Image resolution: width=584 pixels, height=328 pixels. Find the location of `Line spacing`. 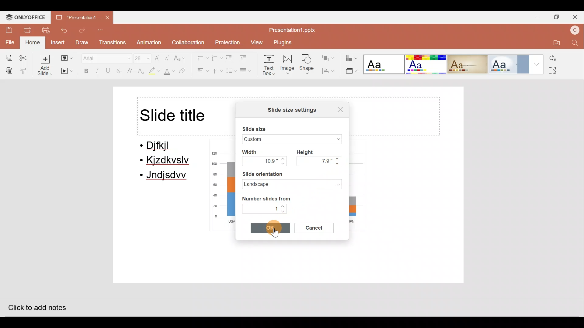

Line spacing is located at coordinates (230, 71).